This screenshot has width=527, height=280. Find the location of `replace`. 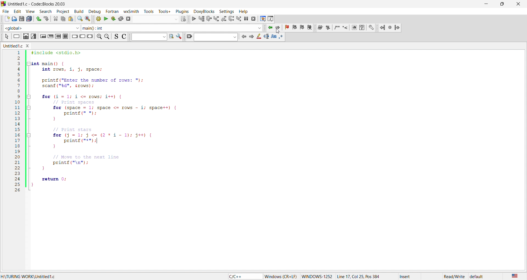

replace is located at coordinates (87, 19).